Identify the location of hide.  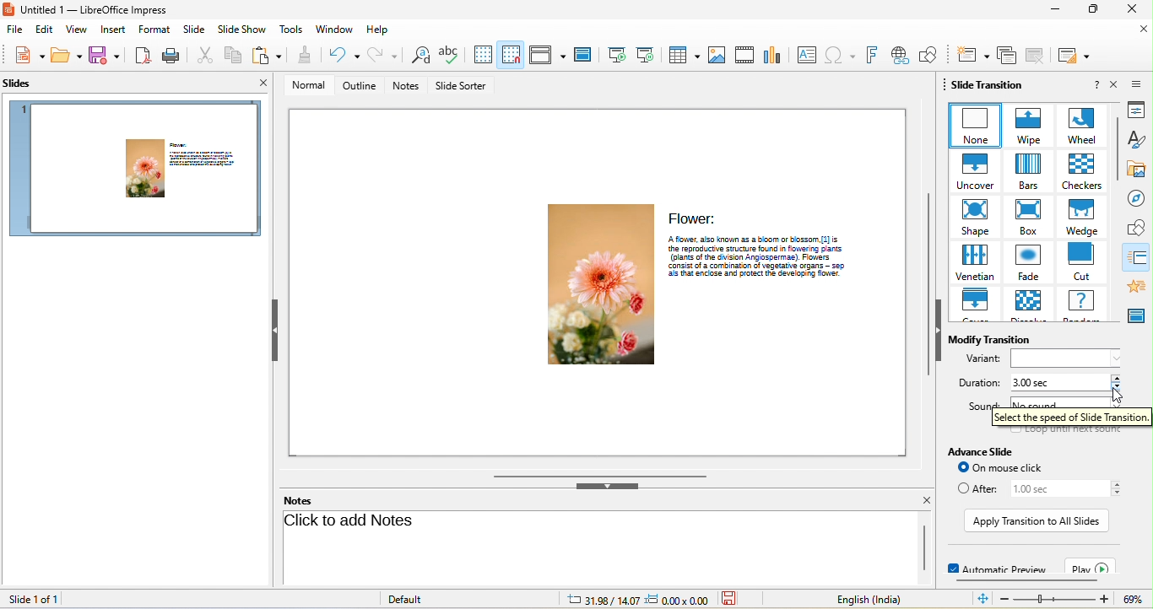
(605, 487).